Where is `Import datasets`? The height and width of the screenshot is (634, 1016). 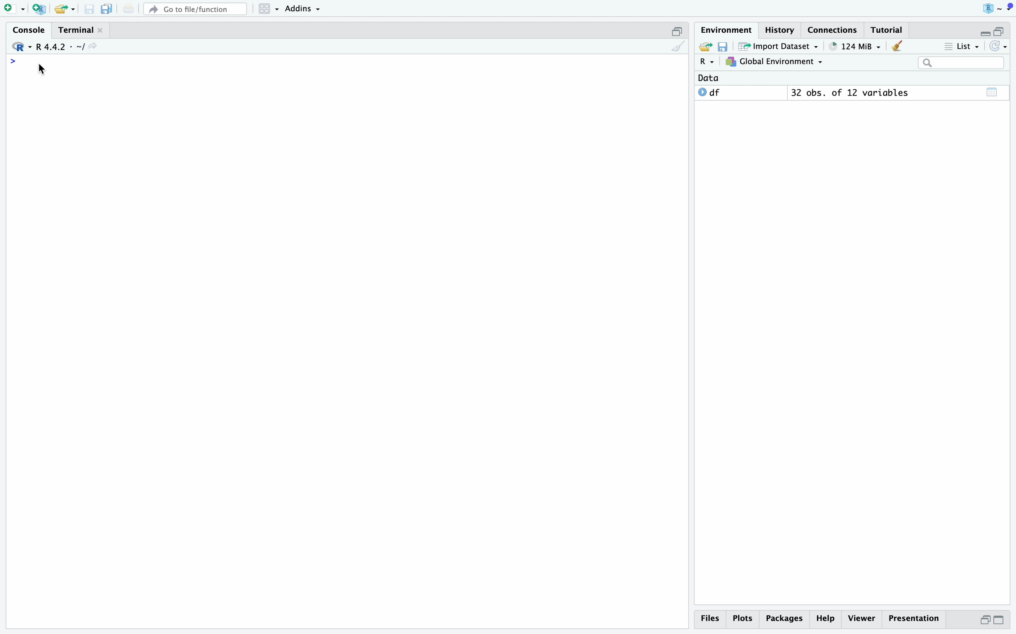 Import datasets is located at coordinates (779, 46).